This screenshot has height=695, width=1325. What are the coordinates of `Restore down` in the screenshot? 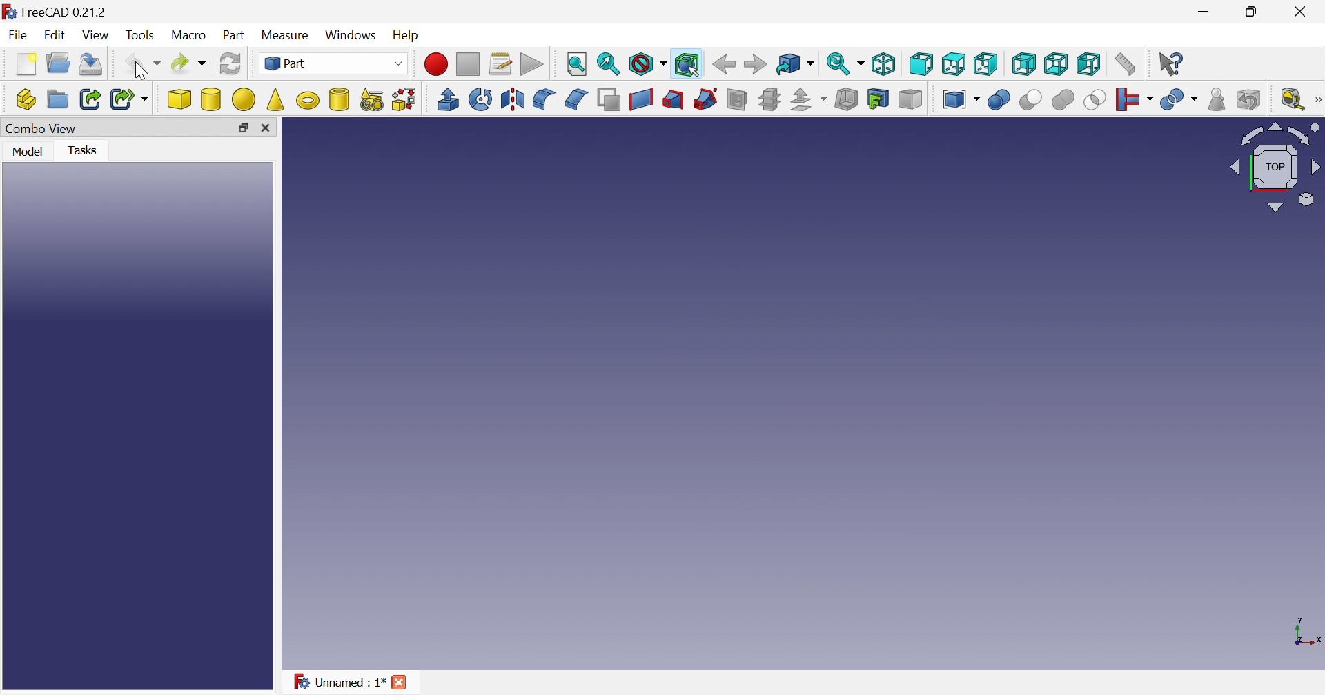 It's located at (1252, 12).